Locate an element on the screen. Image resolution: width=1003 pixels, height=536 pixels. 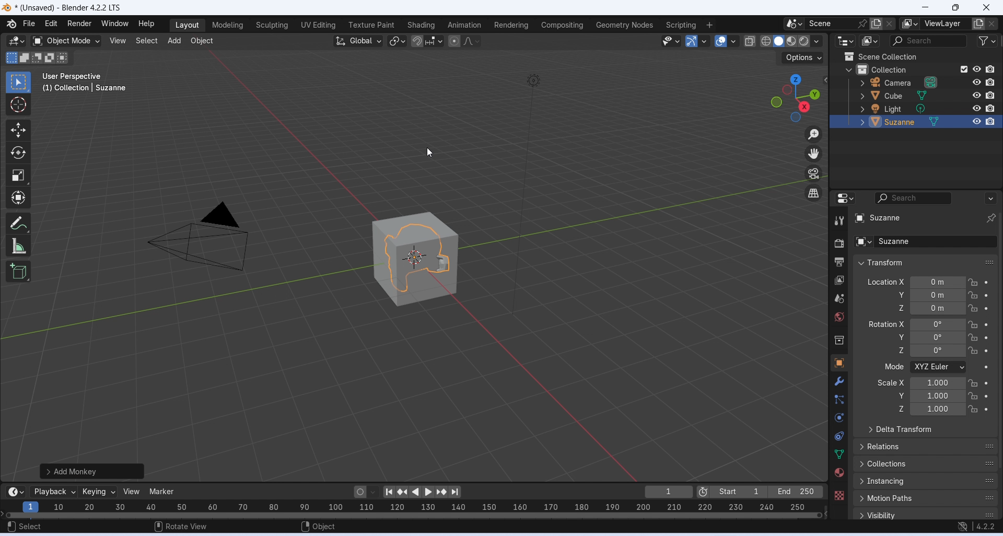
Rotate is located at coordinates (18, 153).